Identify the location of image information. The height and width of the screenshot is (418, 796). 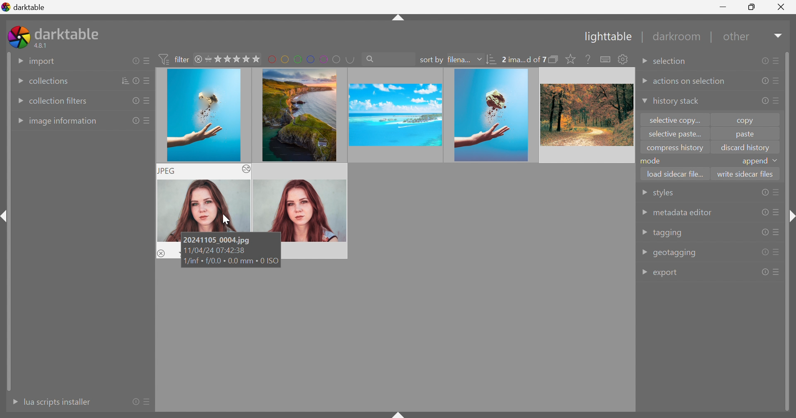
(64, 122).